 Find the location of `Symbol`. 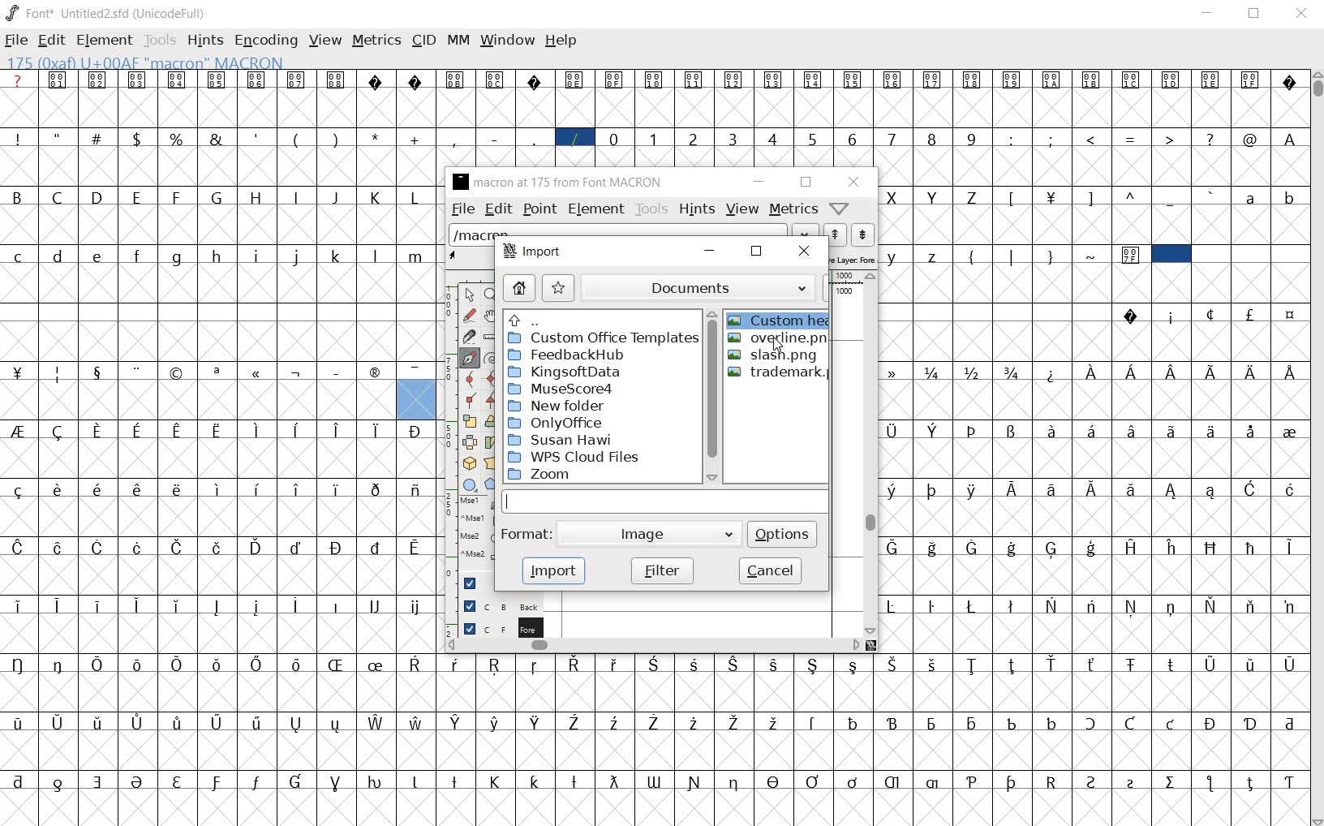

Symbol is located at coordinates (1131, 781).